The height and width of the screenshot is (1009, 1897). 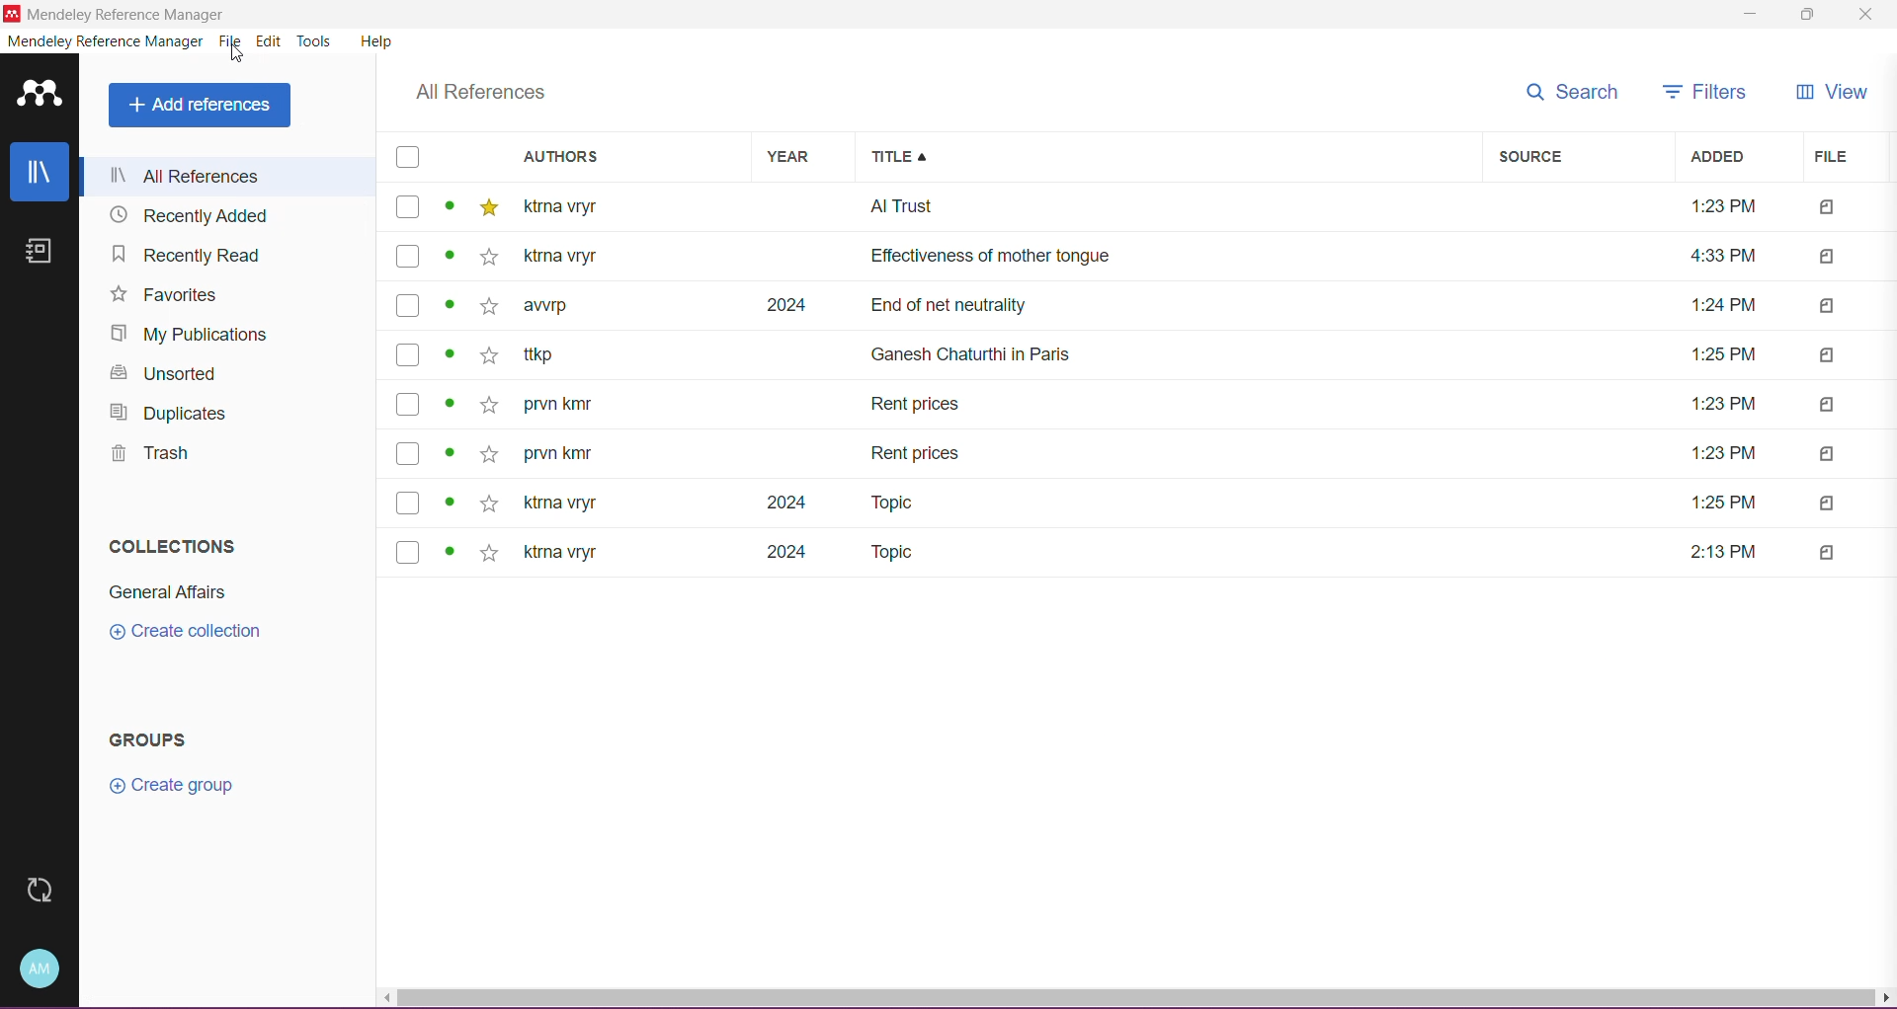 What do you see at coordinates (161, 374) in the screenshot?
I see `Unsorted` at bounding box center [161, 374].